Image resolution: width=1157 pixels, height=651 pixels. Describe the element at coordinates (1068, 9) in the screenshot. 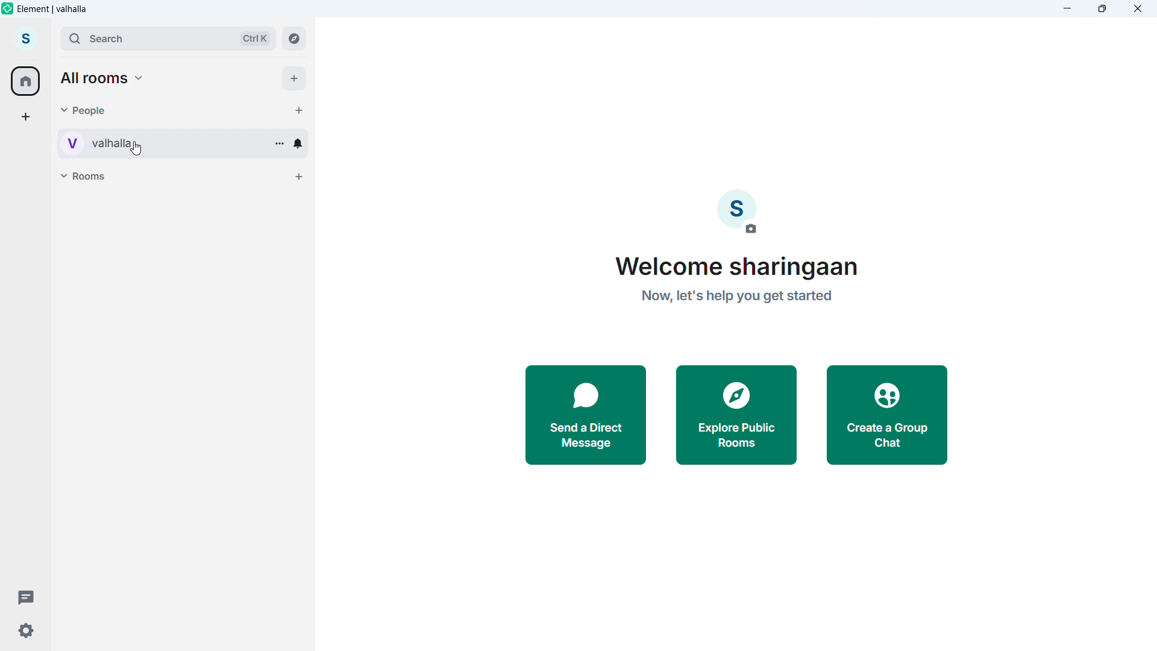

I see `minimize` at that location.